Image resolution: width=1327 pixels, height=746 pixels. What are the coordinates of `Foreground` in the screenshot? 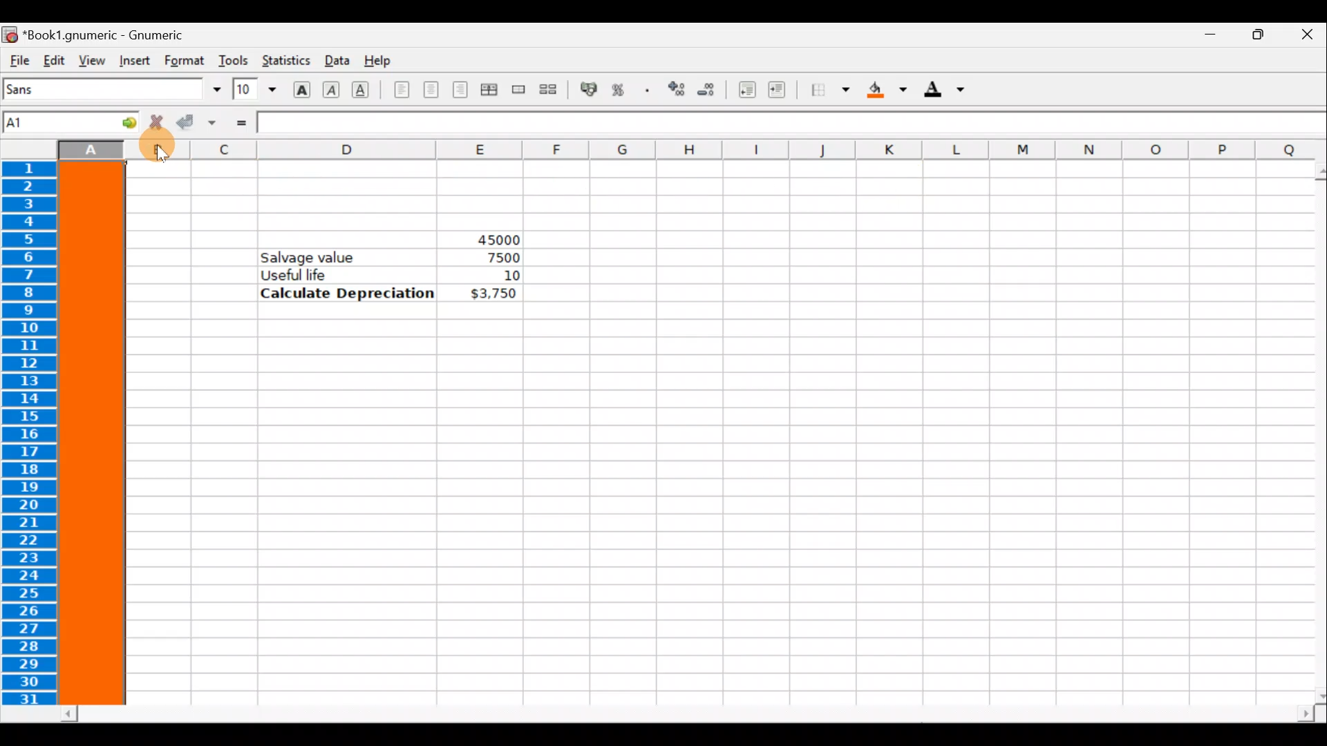 It's located at (949, 90).